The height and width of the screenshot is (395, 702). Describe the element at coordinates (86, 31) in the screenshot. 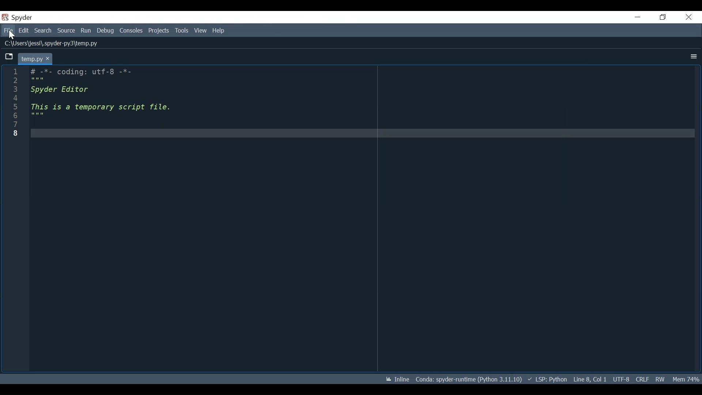

I see `Run` at that location.